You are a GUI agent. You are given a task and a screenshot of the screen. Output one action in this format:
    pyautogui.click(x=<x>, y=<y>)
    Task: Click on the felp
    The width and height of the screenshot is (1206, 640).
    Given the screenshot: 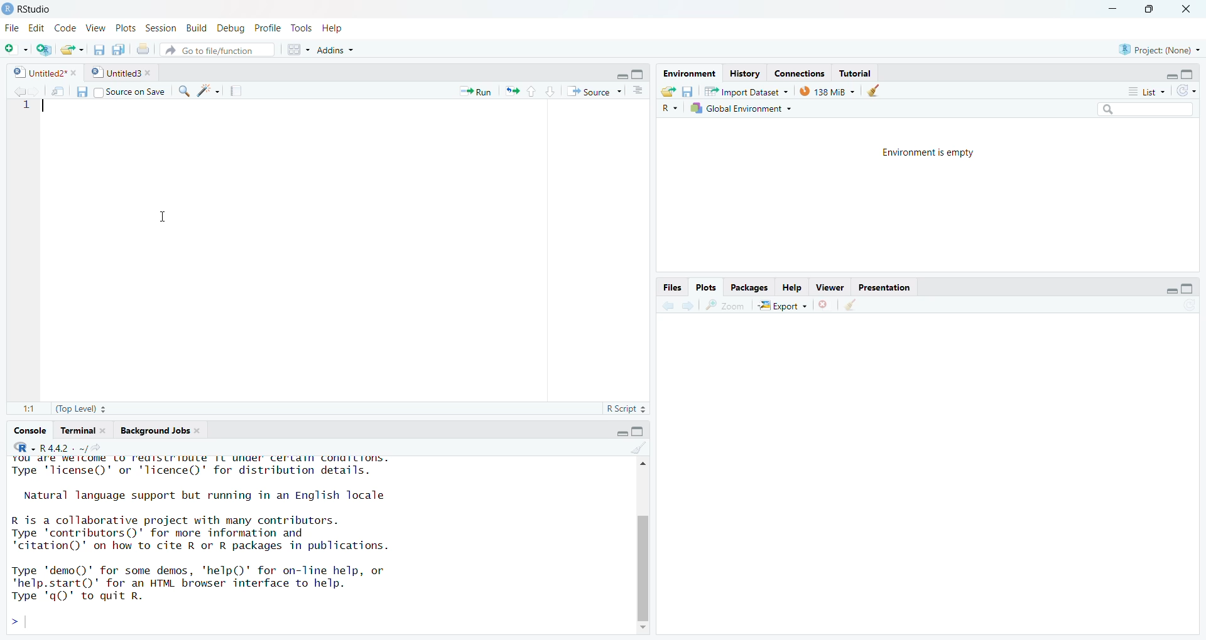 What is the action you would take?
    pyautogui.click(x=793, y=287)
    